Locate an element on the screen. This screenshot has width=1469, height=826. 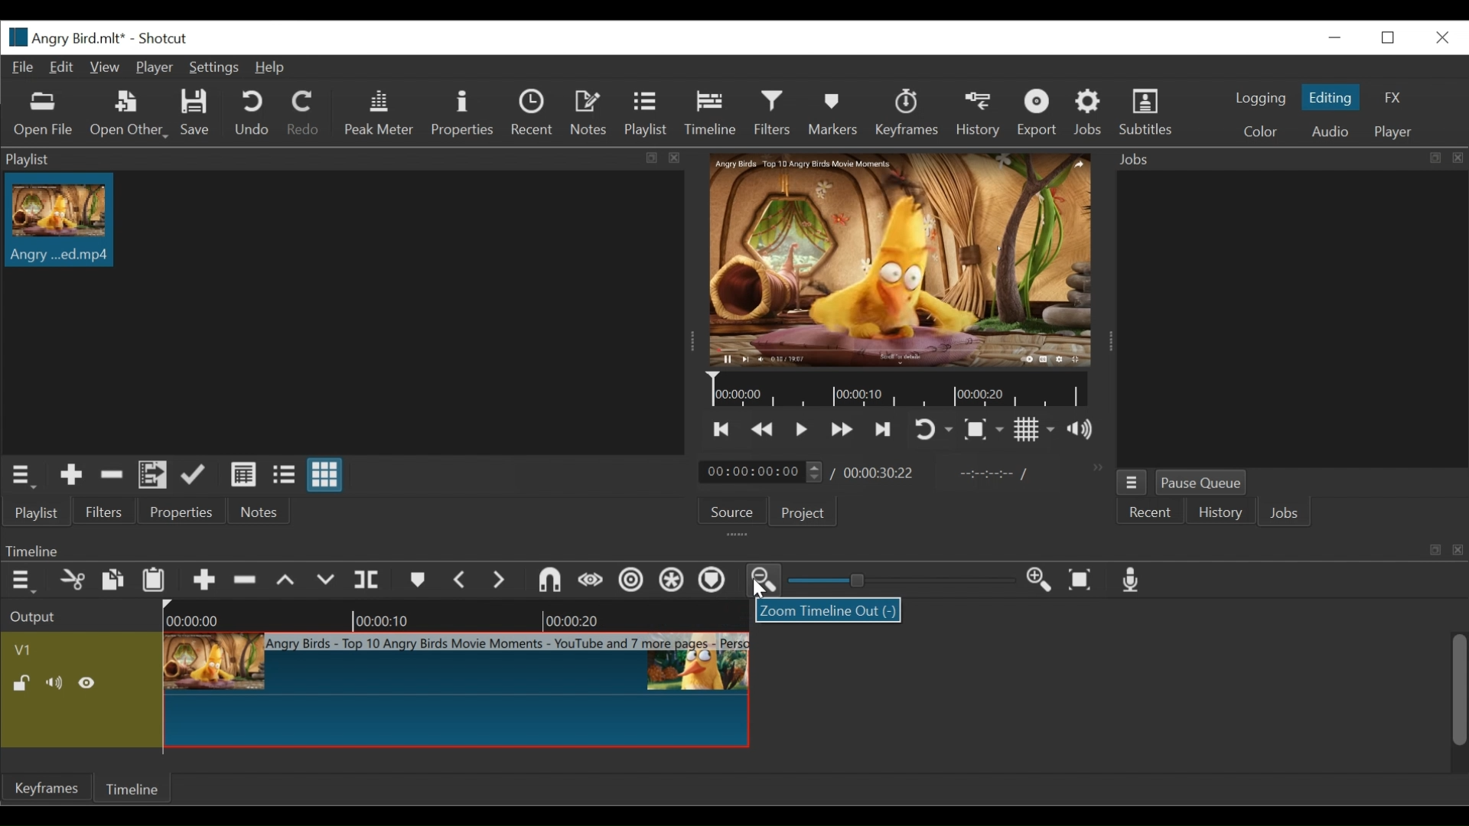
keyframes is located at coordinates (45, 804).